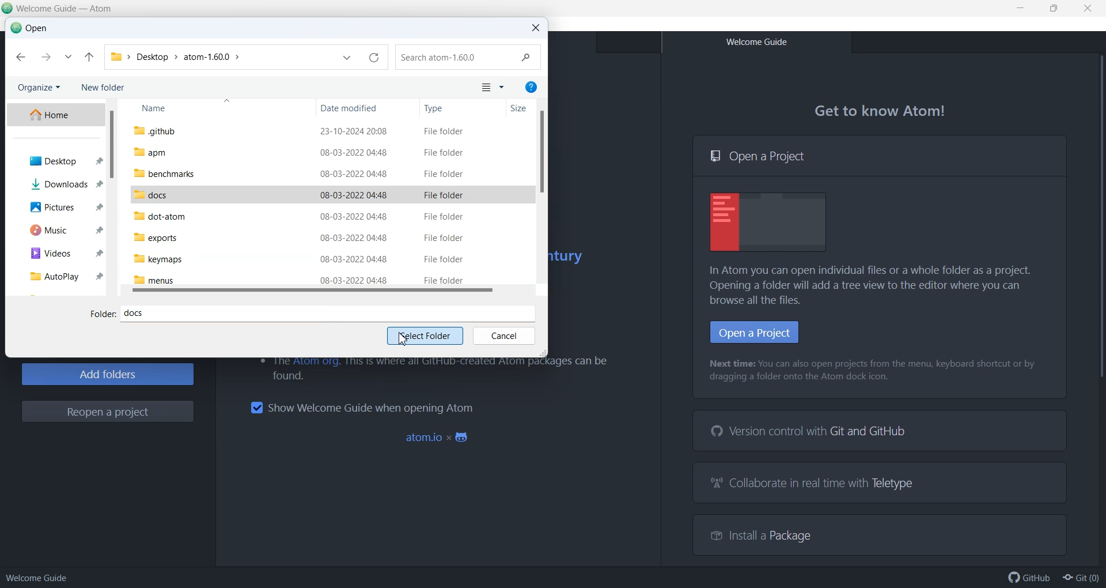  What do you see at coordinates (354, 238) in the screenshot?
I see `08-03-2022 04:48` at bounding box center [354, 238].